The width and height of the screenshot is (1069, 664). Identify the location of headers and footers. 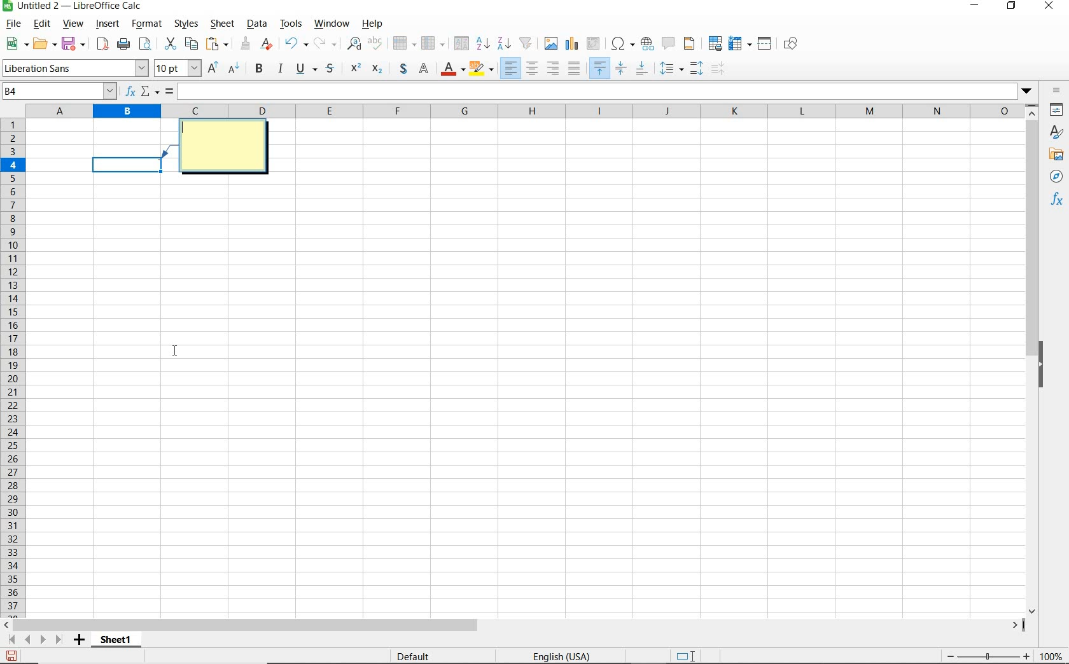
(690, 44).